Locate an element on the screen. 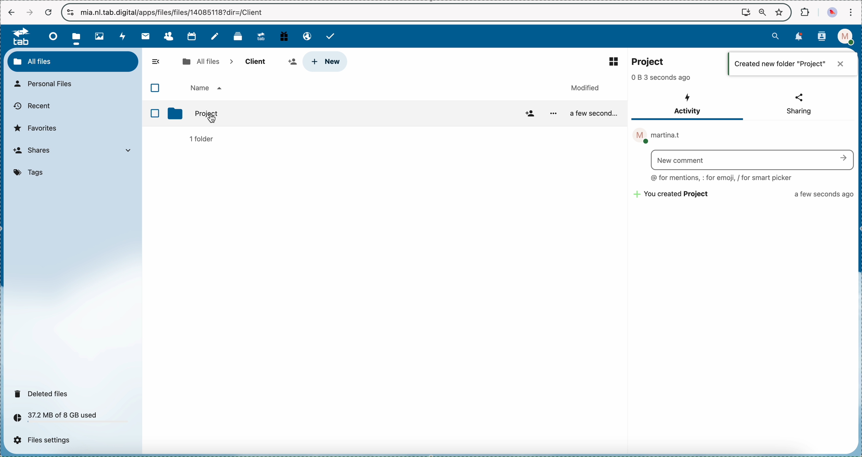  navigate back is located at coordinates (12, 13).